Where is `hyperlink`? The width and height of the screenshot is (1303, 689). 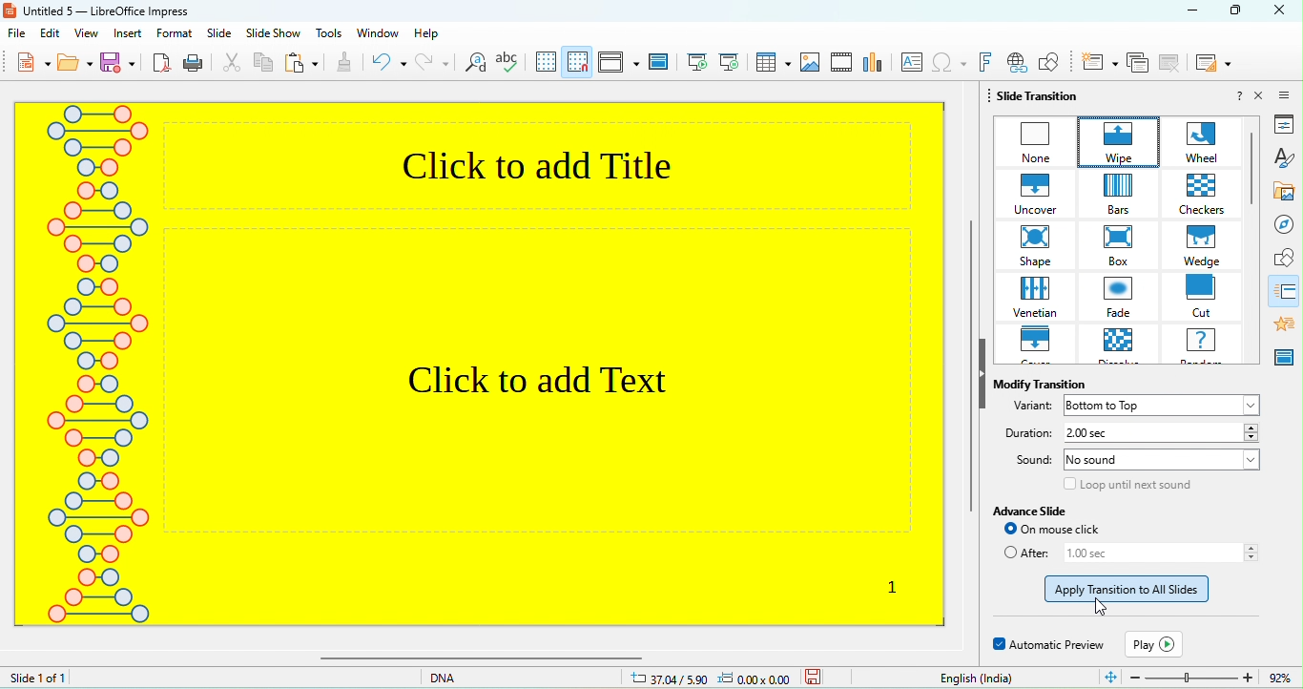 hyperlink is located at coordinates (1015, 65).